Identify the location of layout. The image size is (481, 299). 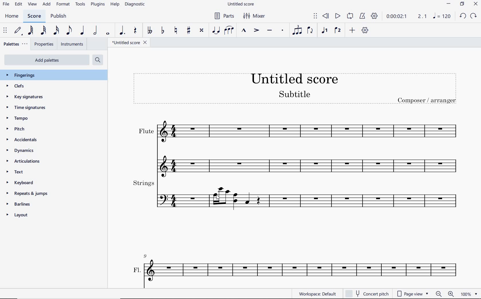
(28, 215).